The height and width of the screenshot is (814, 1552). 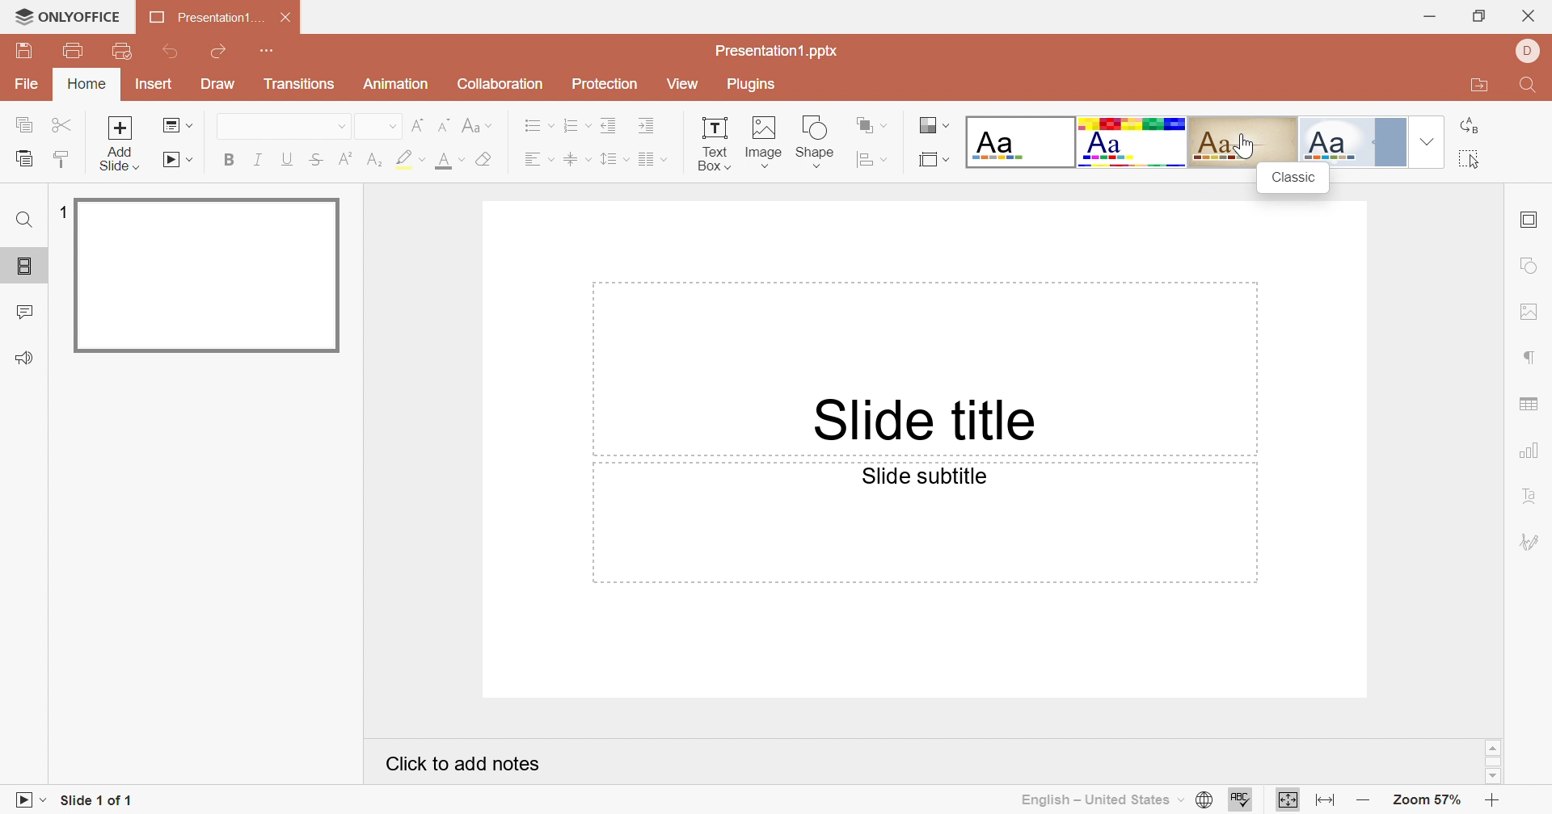 What do you see at coordinates (1133, 140) in the screenshot?
I see `Basic` at bounding box center [1133, 140].